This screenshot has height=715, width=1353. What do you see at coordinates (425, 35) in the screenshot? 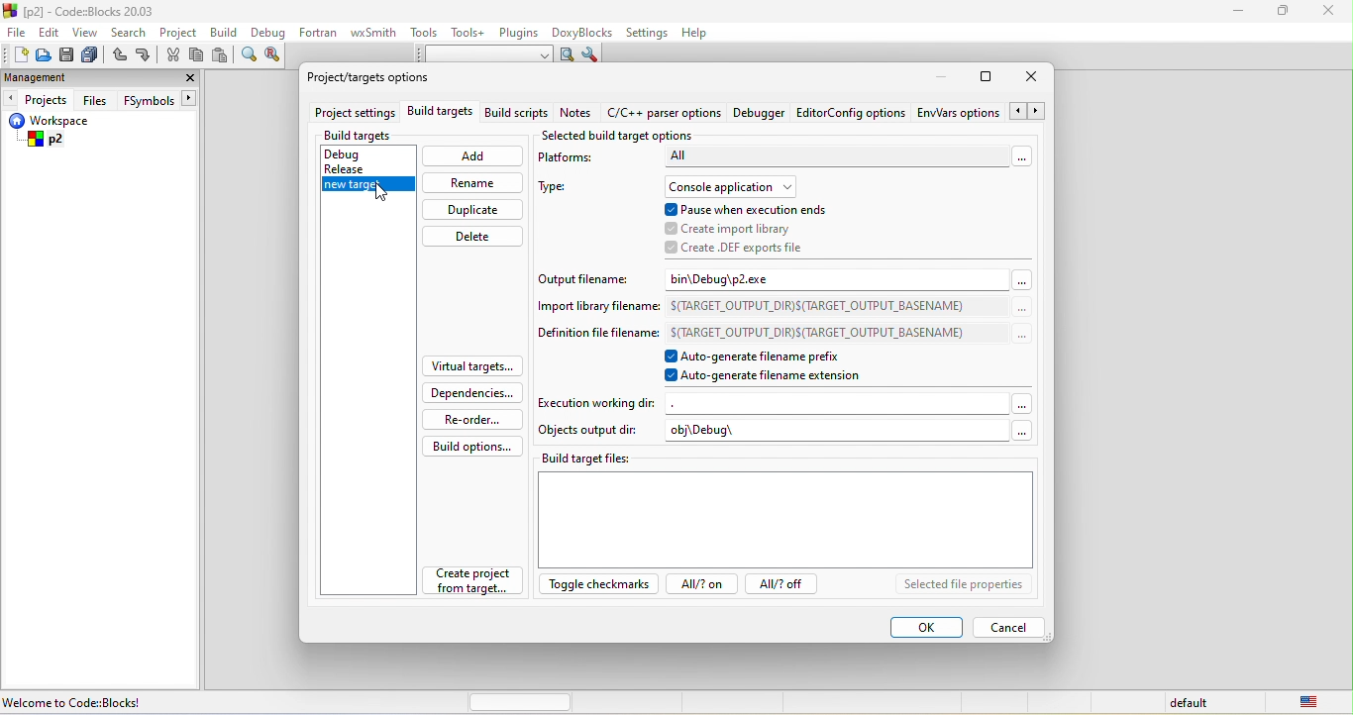
I see `tools` at bounding box center [425, 35].